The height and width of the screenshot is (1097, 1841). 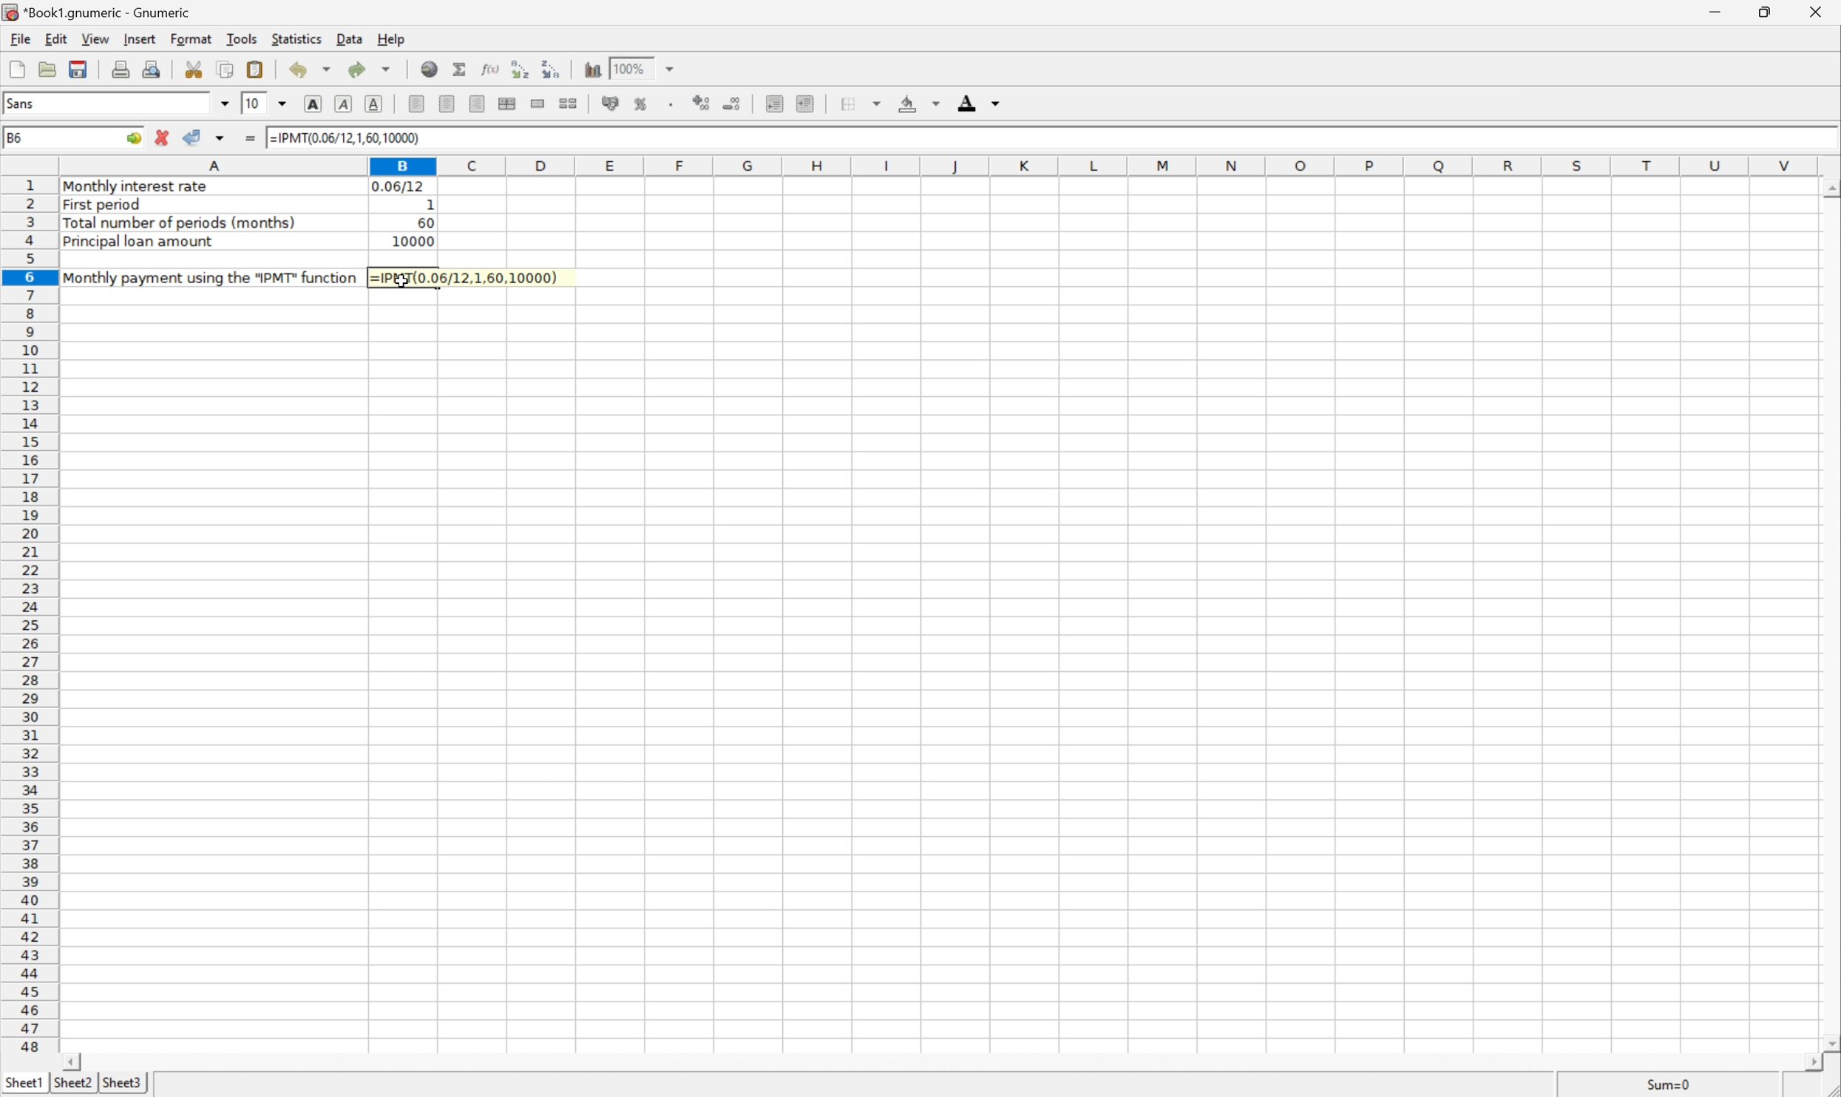 What do you see at coordinates (593, 69) in the screenshot?
I see `Insert a chart` at bounding box center [593, 69].